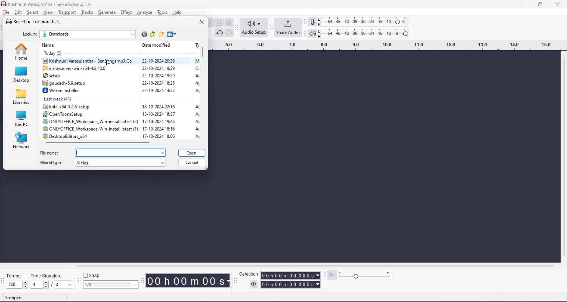 This screenshot has width=567, height=302. What do you see at coordinates (230, 23) in the screenshot?
I see `zoom toggle` at bounding box center [230, 23].